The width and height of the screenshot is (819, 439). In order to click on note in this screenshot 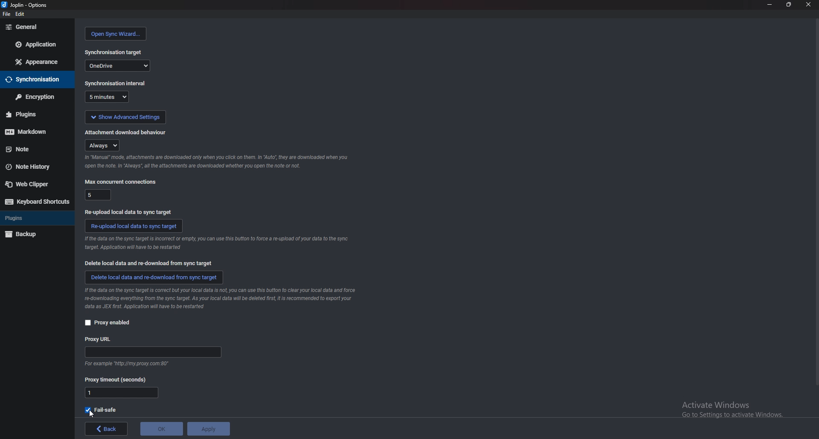, I will do `click(33, 149)`.